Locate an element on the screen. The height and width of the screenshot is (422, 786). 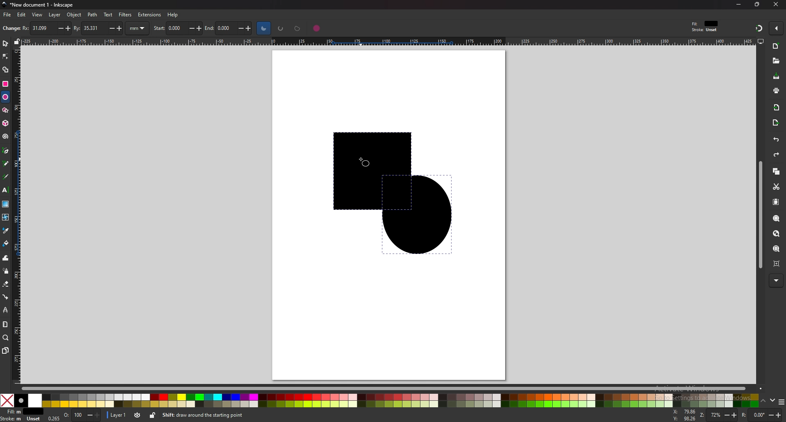
help is located at coordinates (172, 15).